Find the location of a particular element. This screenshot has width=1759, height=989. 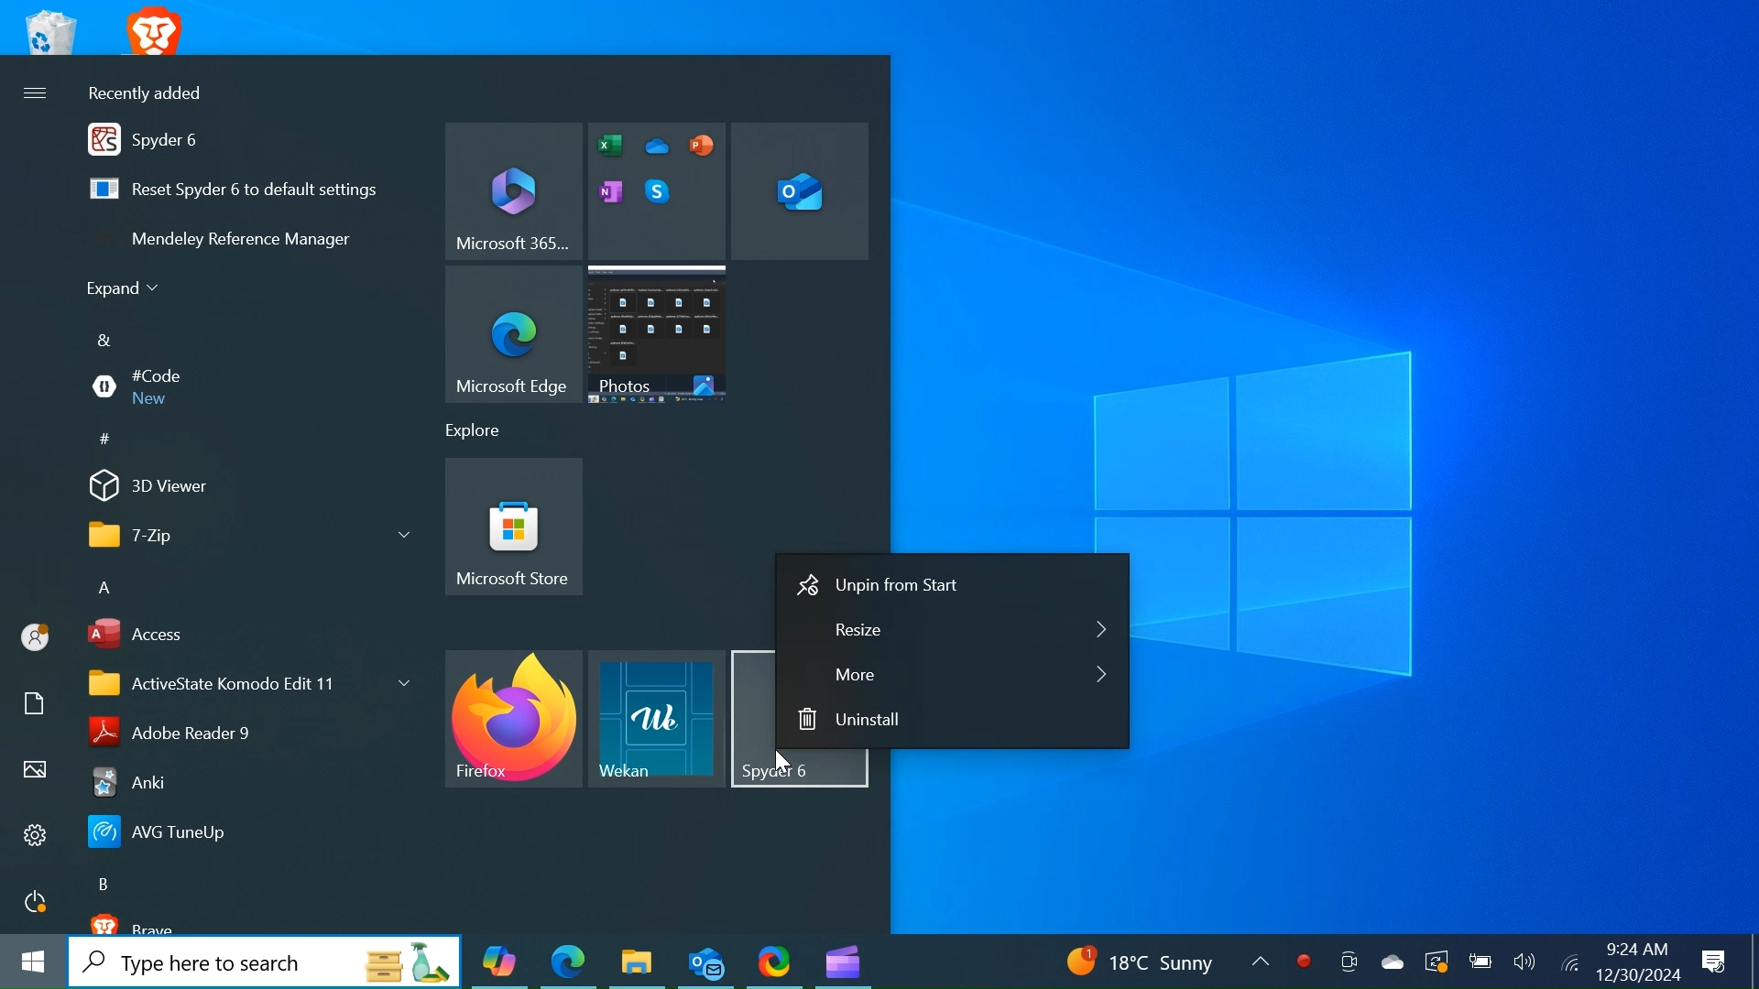

ShareX is located at coordinates (776, 961).